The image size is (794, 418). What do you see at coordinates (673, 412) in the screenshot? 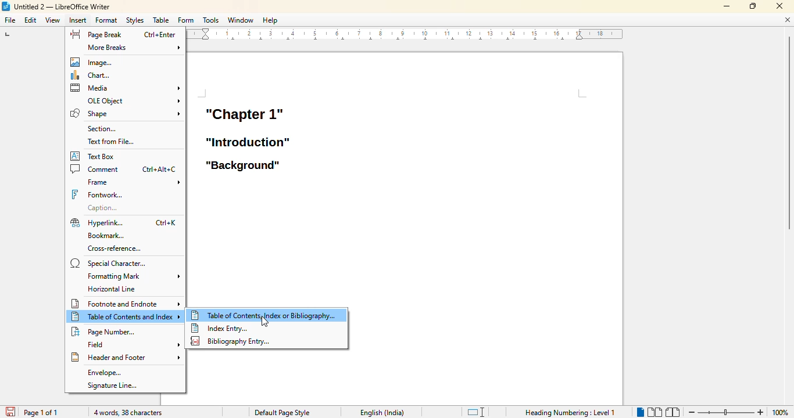
I see `book view` at bounding box center [673, 412].